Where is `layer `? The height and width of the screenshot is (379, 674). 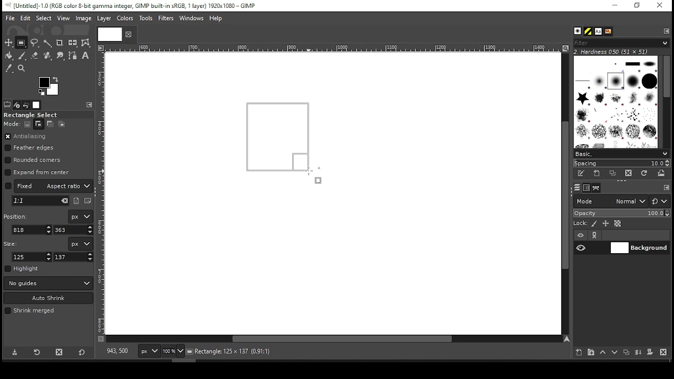 layer  is located at coordinates (639, 248).